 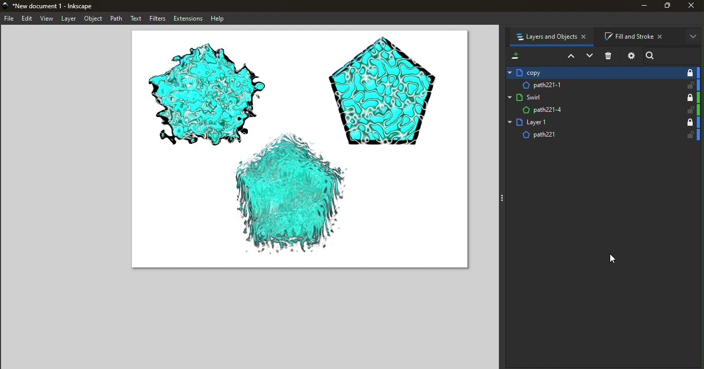 I want to click on Search bar, so click(x=674, y=55).